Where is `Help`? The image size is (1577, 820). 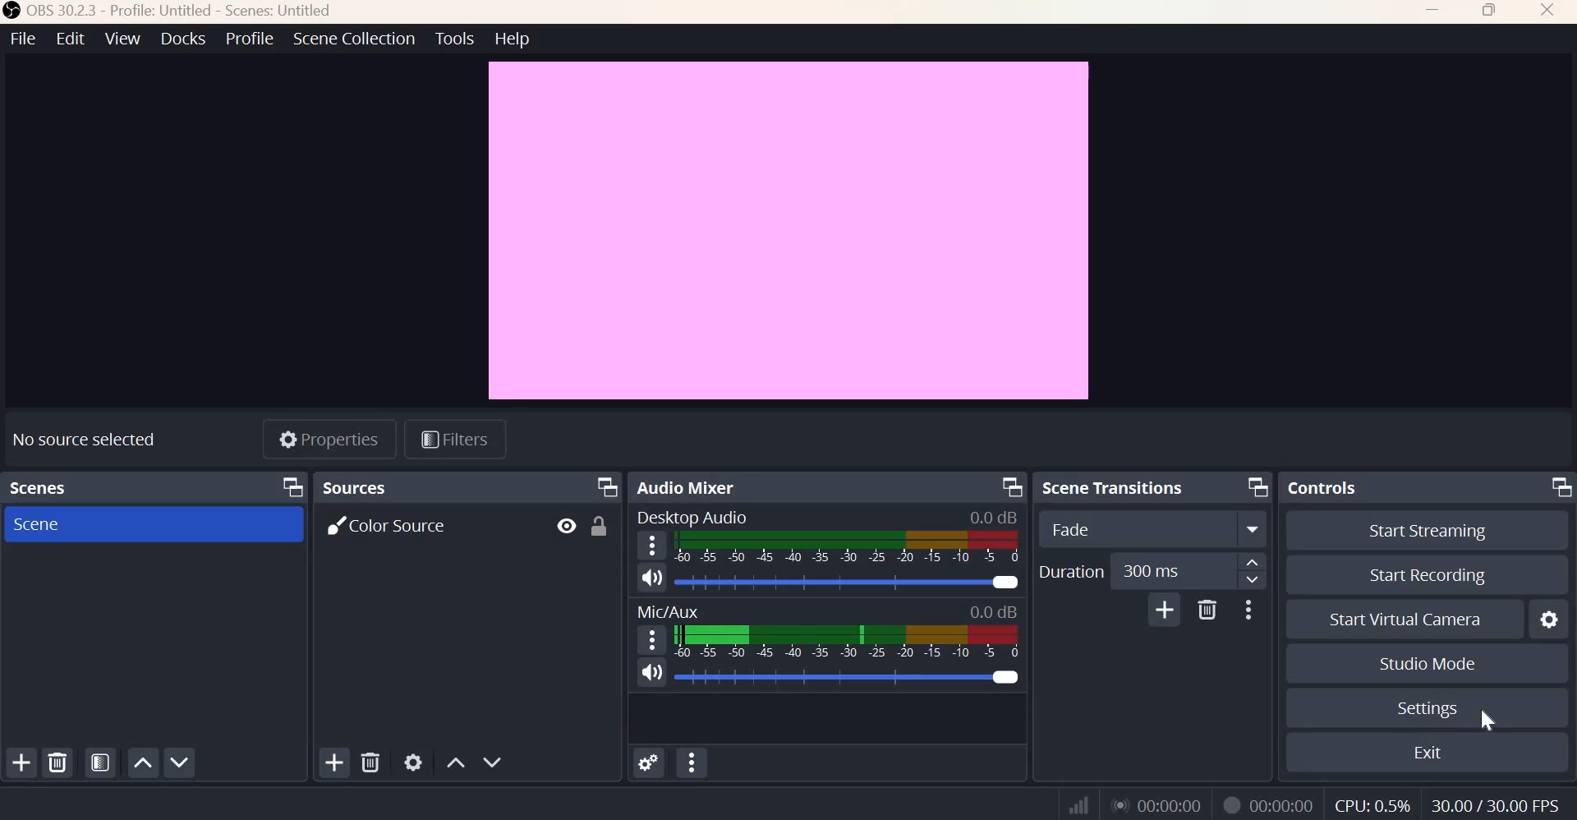 Help is located at coordinates (513, 39).